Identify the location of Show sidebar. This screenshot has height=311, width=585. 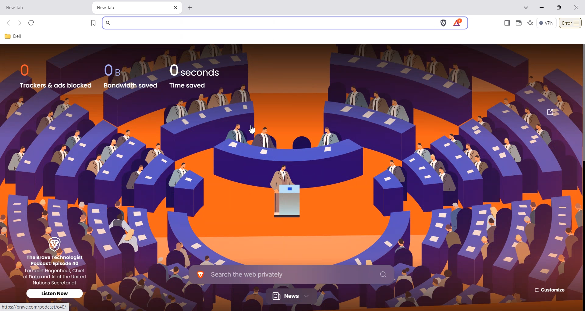
(507, 23).